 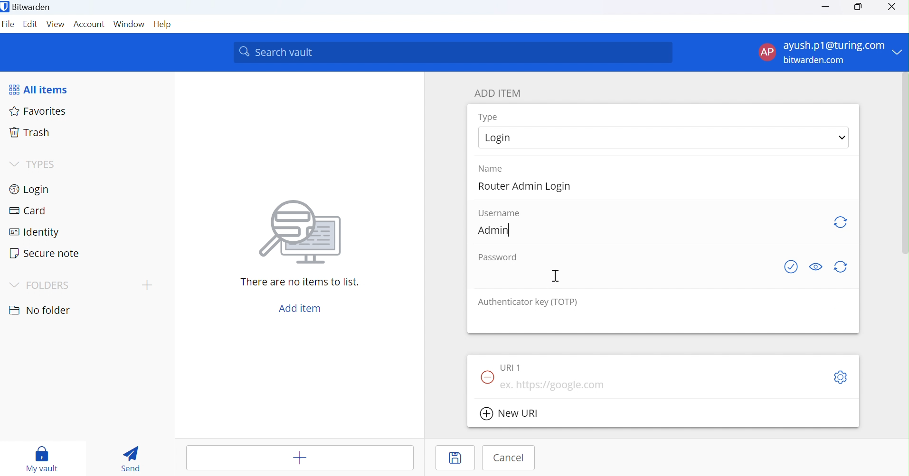 What do you see at coordinates (511, 414) in the screenshot?
I see `New URI` at bounding box center [511, 414].